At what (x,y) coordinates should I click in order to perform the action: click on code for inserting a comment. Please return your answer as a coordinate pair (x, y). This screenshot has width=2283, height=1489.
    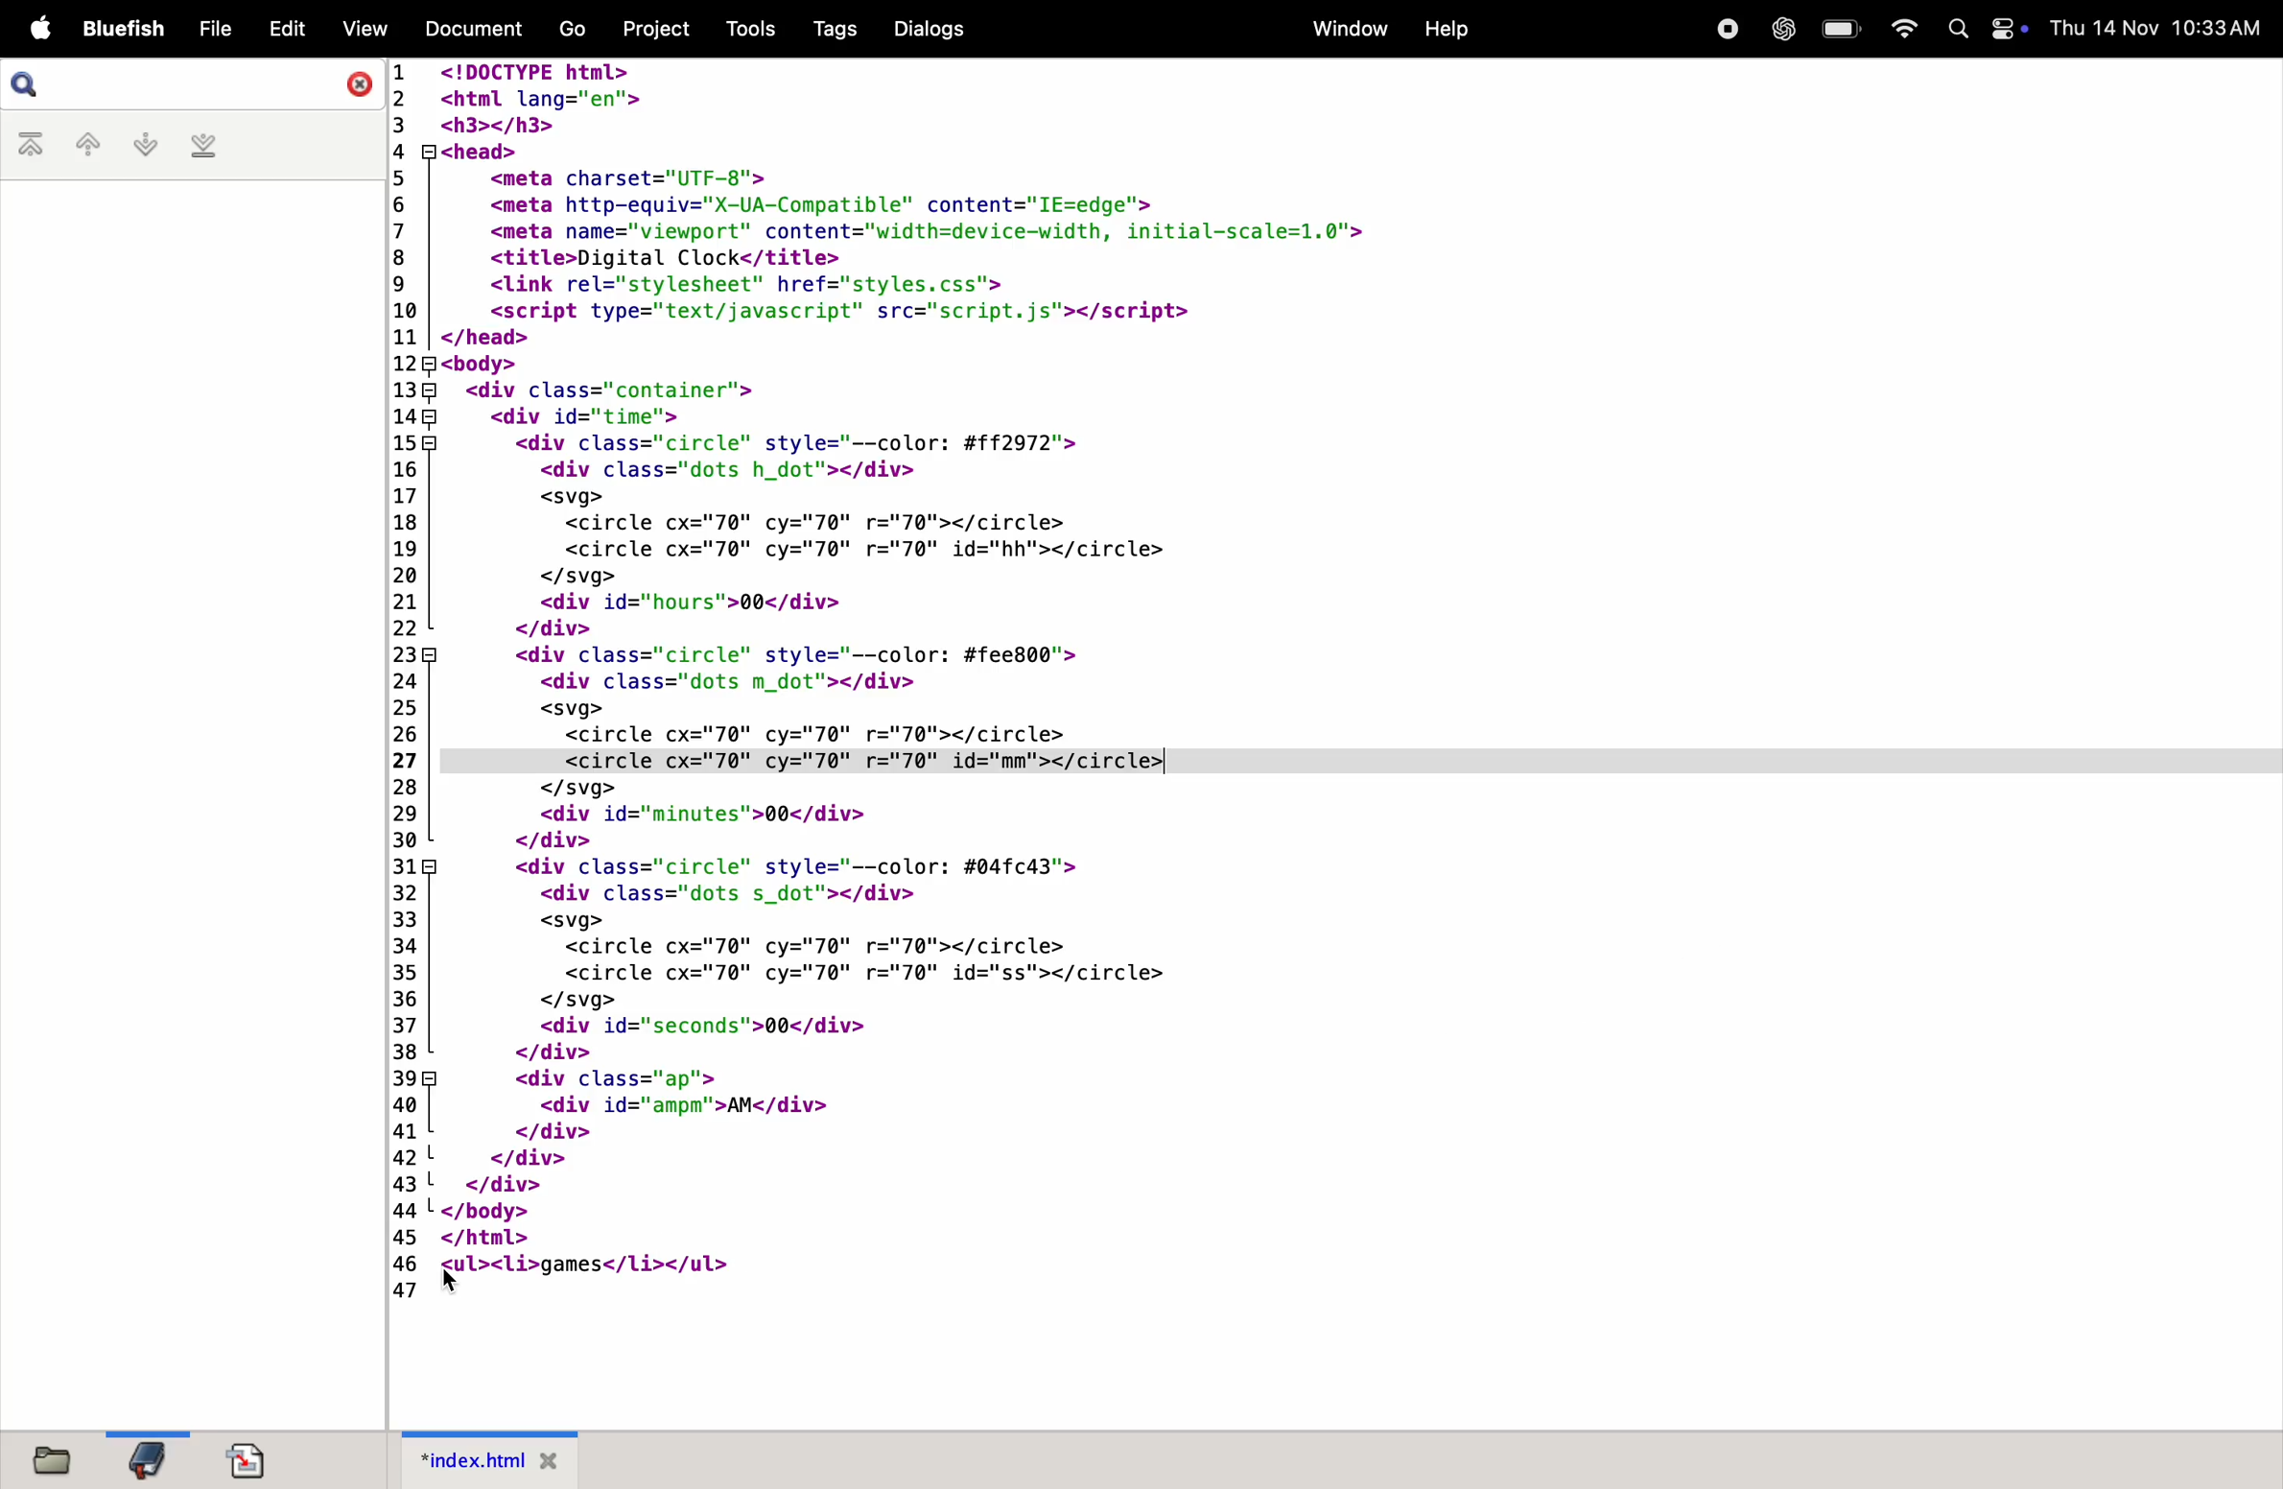
    Looking at the image, I should click on (1100, 682).